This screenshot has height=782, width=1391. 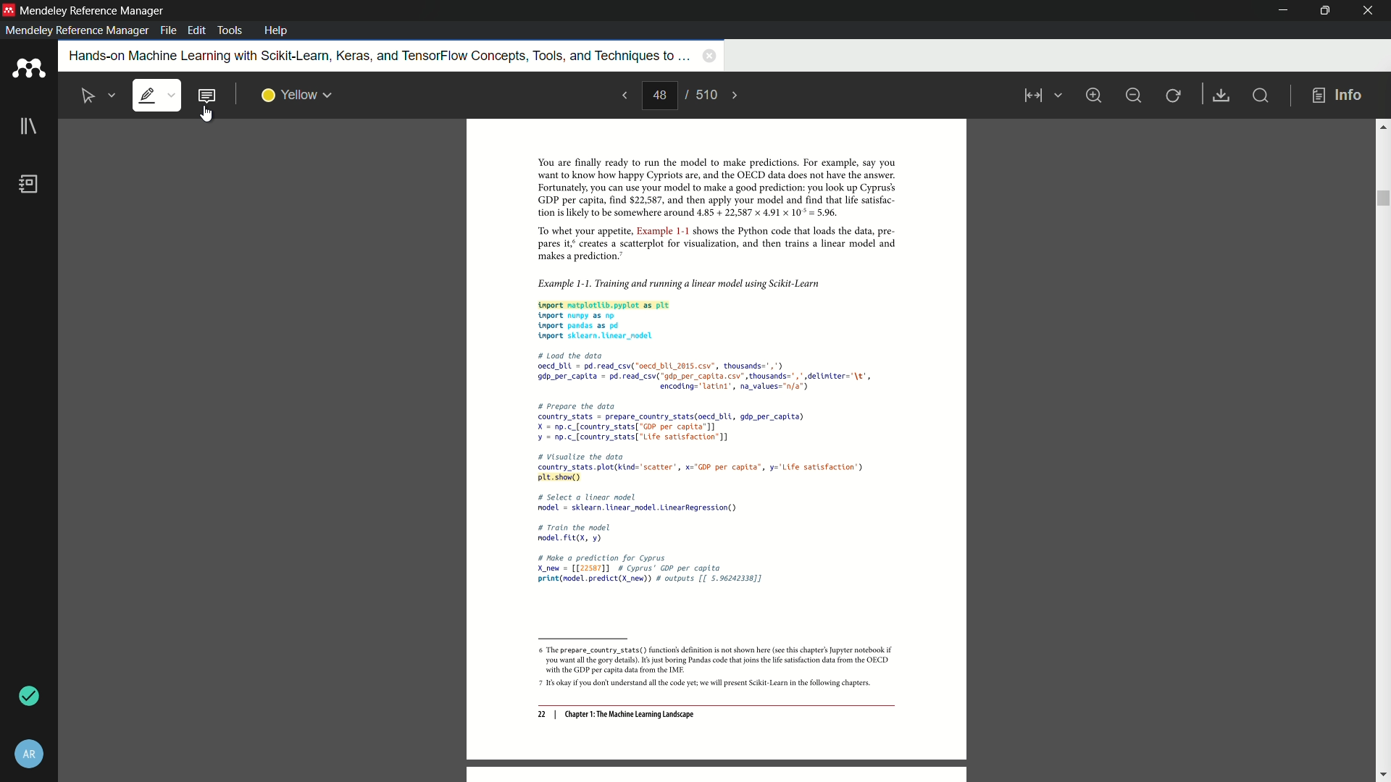 I want to click on minimize, so click(x=1285, y=11).